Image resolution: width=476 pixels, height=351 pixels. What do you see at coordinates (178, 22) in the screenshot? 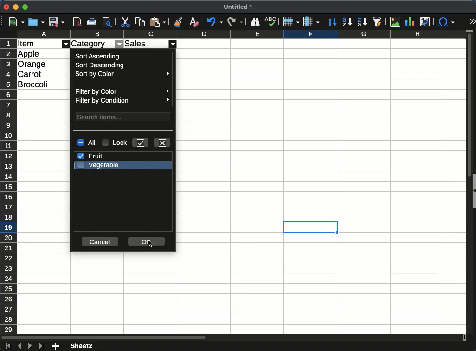
I see `clone formatting` at bounding box center [178, 22].